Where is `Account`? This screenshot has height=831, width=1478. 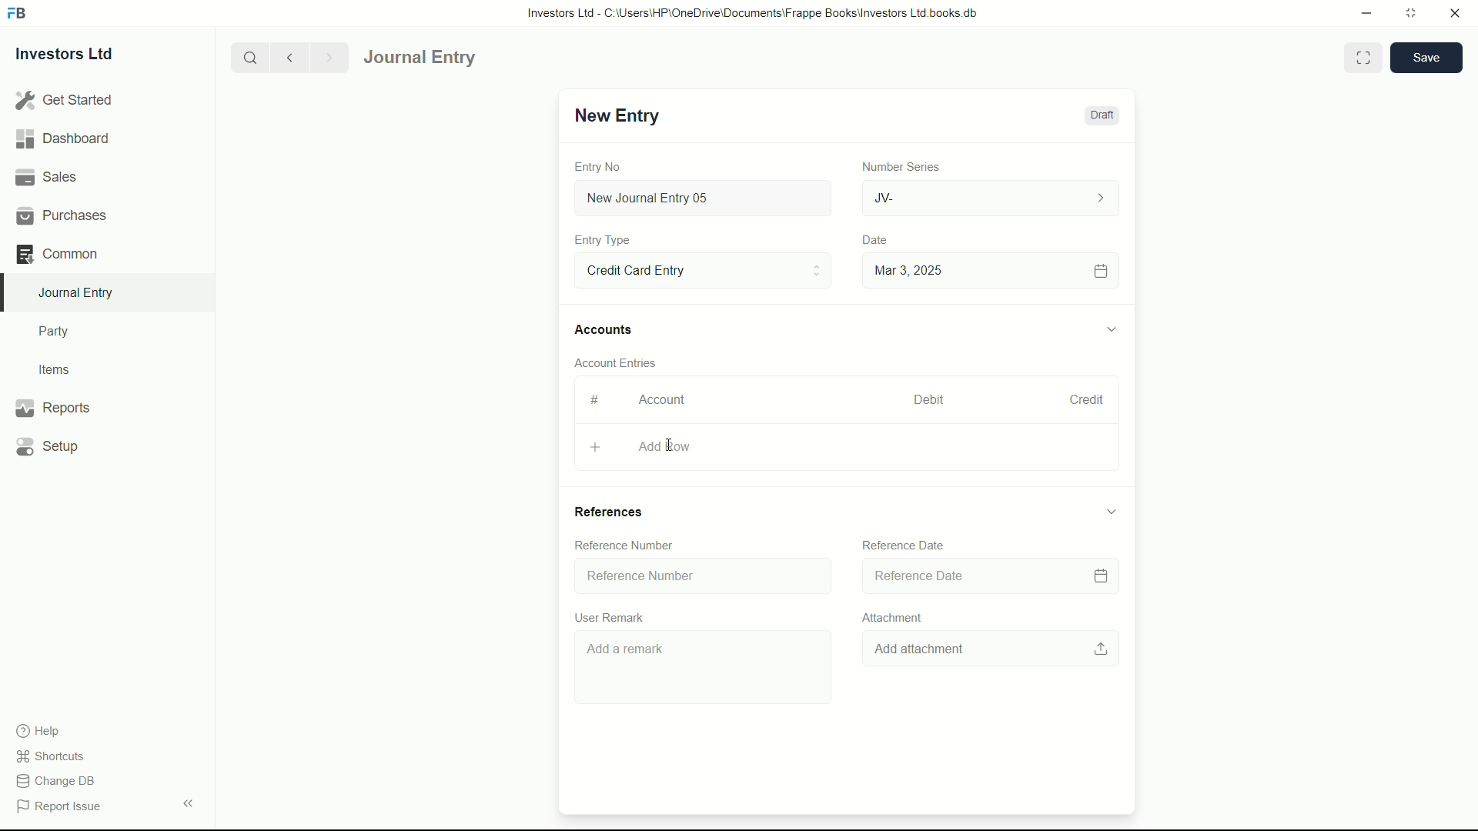
Account is located at coordinates (663, 399).